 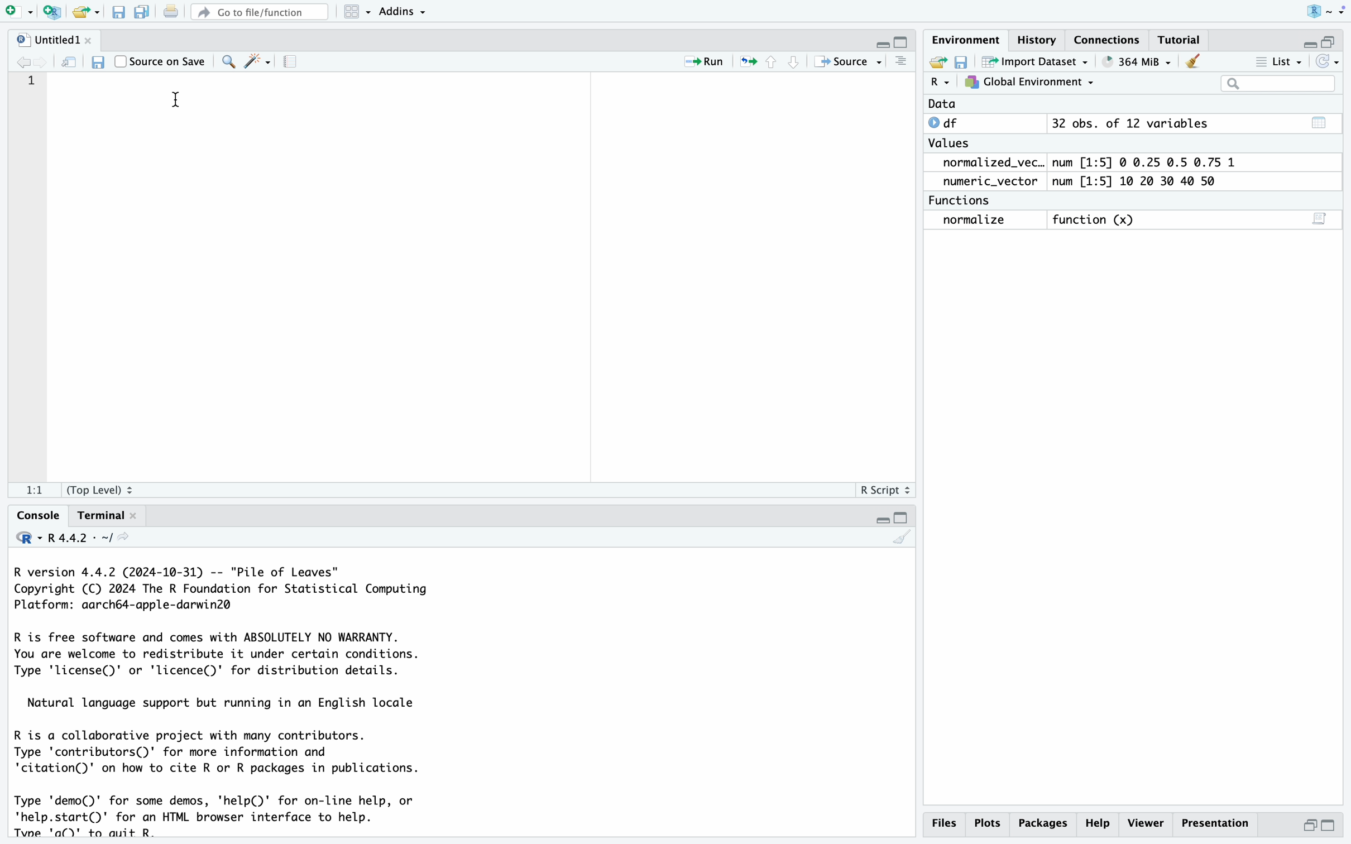 What do you see at coordinates (1277, 85) in the screenshot?
I see `Search Bar` at bounding box center [1277, 85].